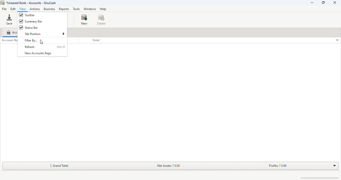 This screenshot has height=180, width=341. Describe the element at coordinates (35, 9) in the screenshot. I see `actions` at that location.